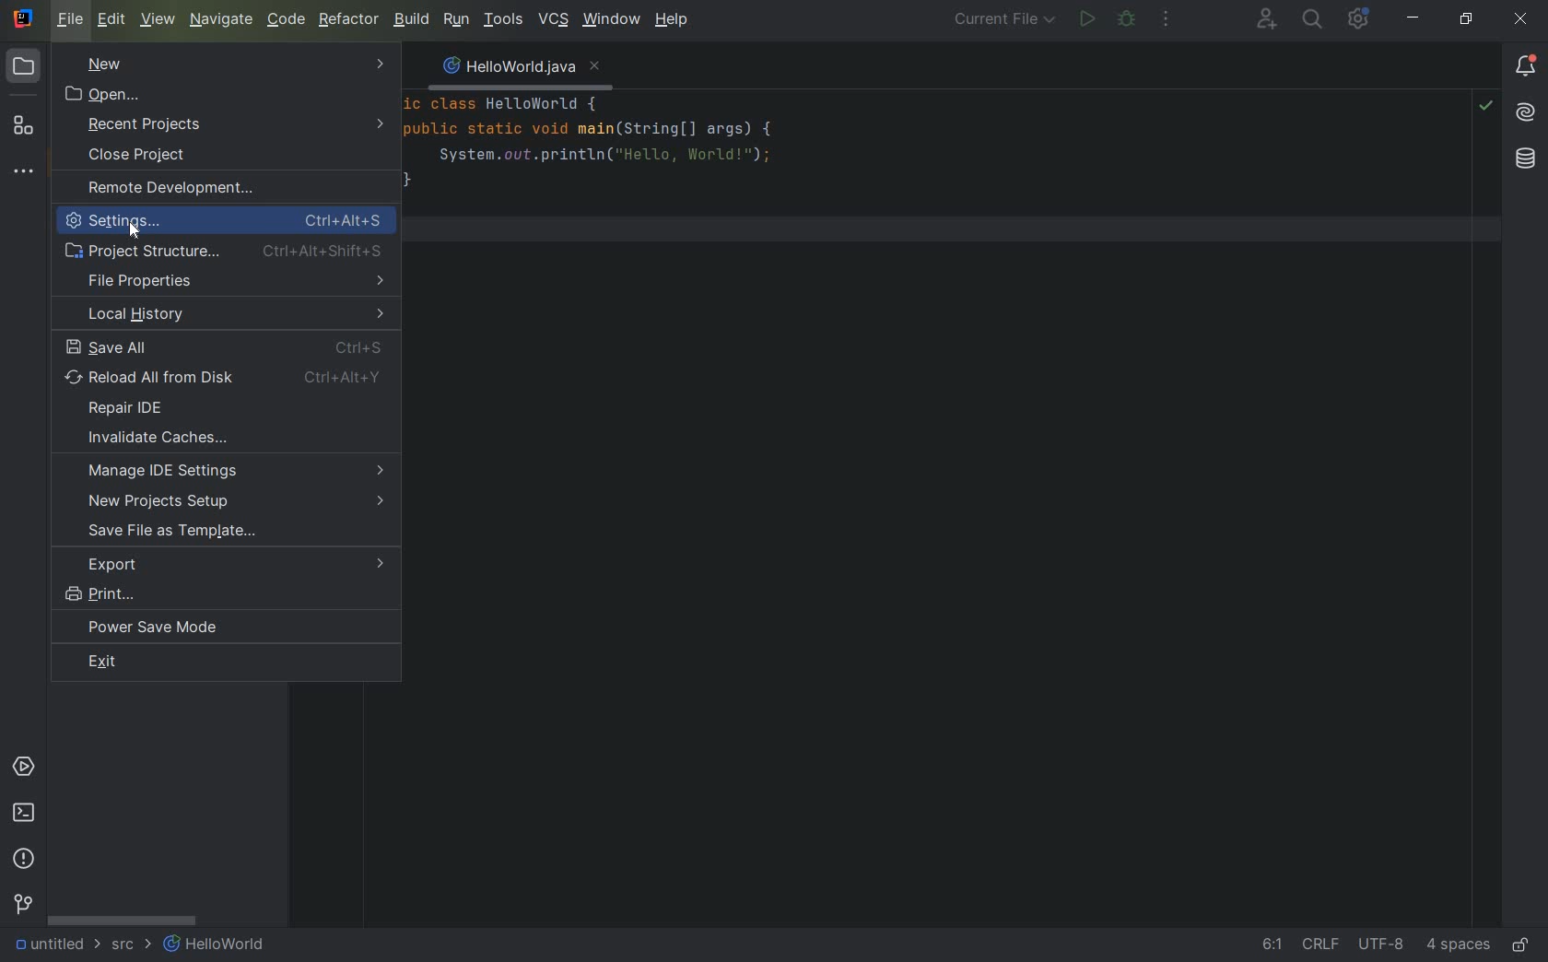 The height and width of the screenshot is (962, 1548). Describe the element at coordinates (1314, 19) in the screenshot. I see `SEARCH` at that location.